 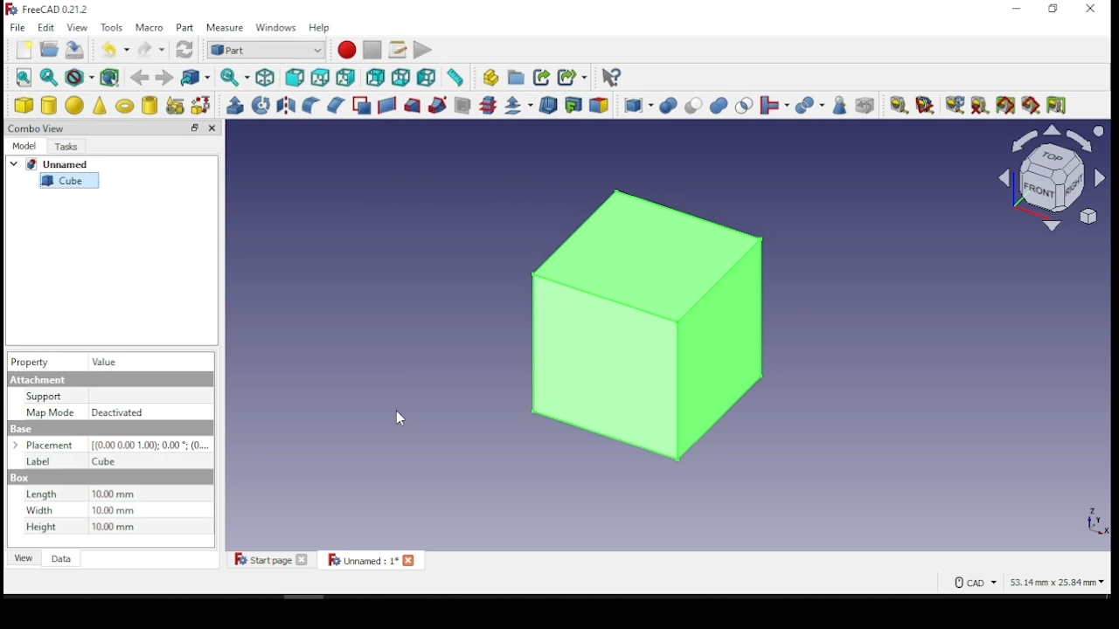 What do you see at coordinates (543, 79) in the screenshot?
I see `make link` at bounding box center [543, 79].